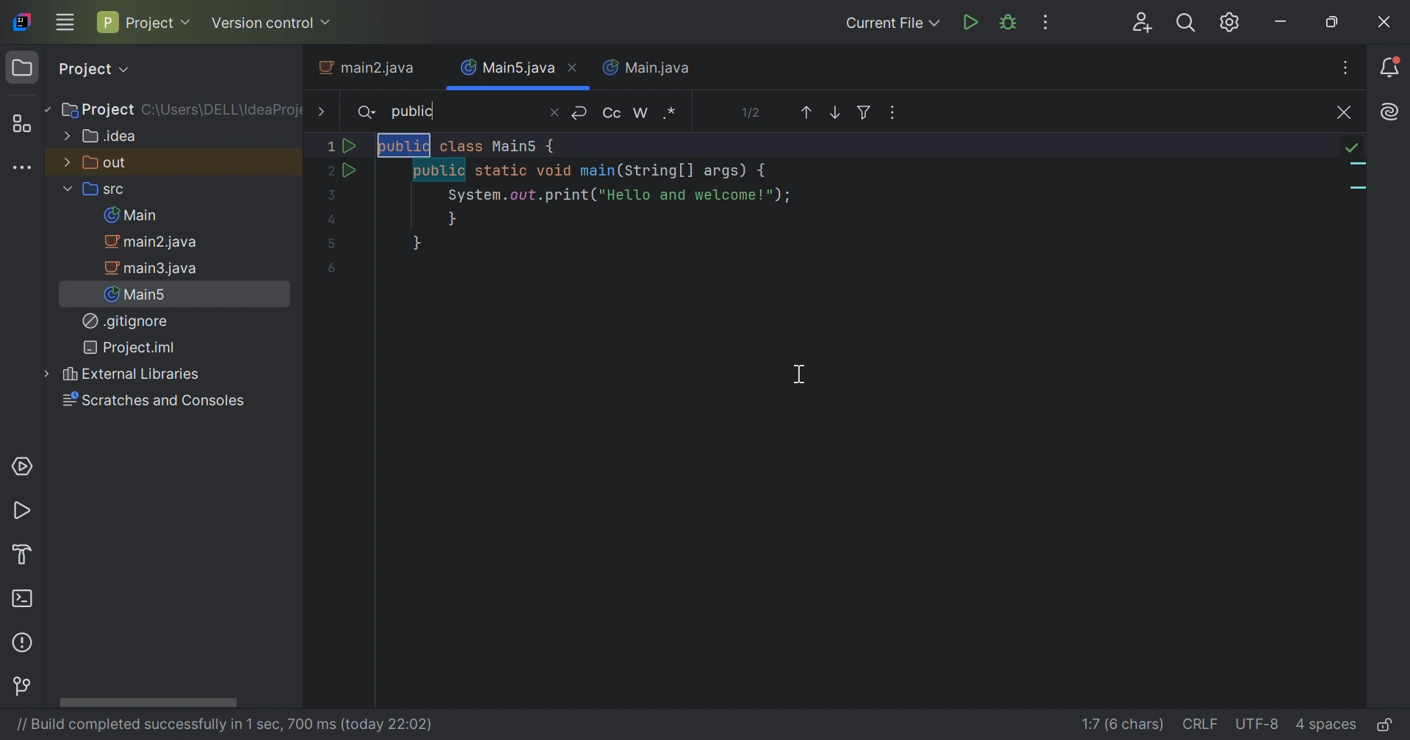 The image size is (1410, 740). What do you see at coordinates (333, 269) in the screenshot?
I see `6` at bounding box center [333, 269].